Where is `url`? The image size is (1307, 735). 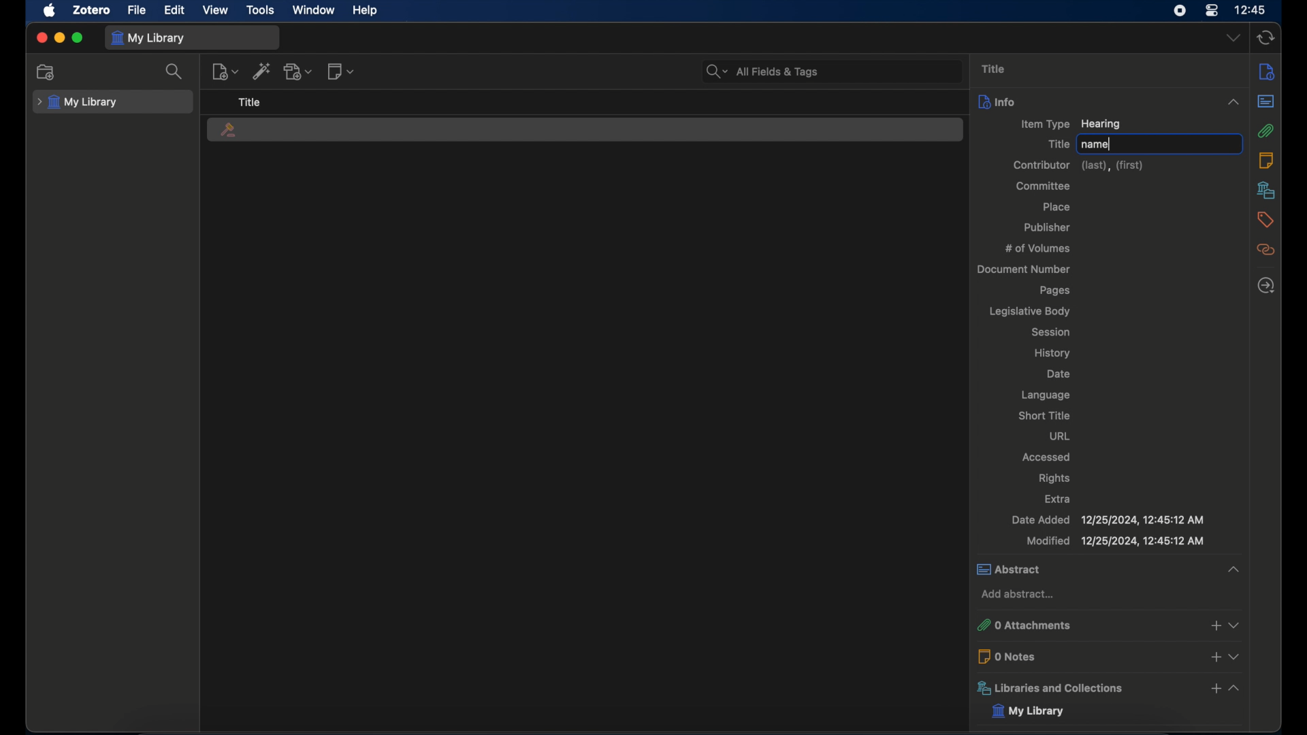
url is located at coordinates (1059, 436).